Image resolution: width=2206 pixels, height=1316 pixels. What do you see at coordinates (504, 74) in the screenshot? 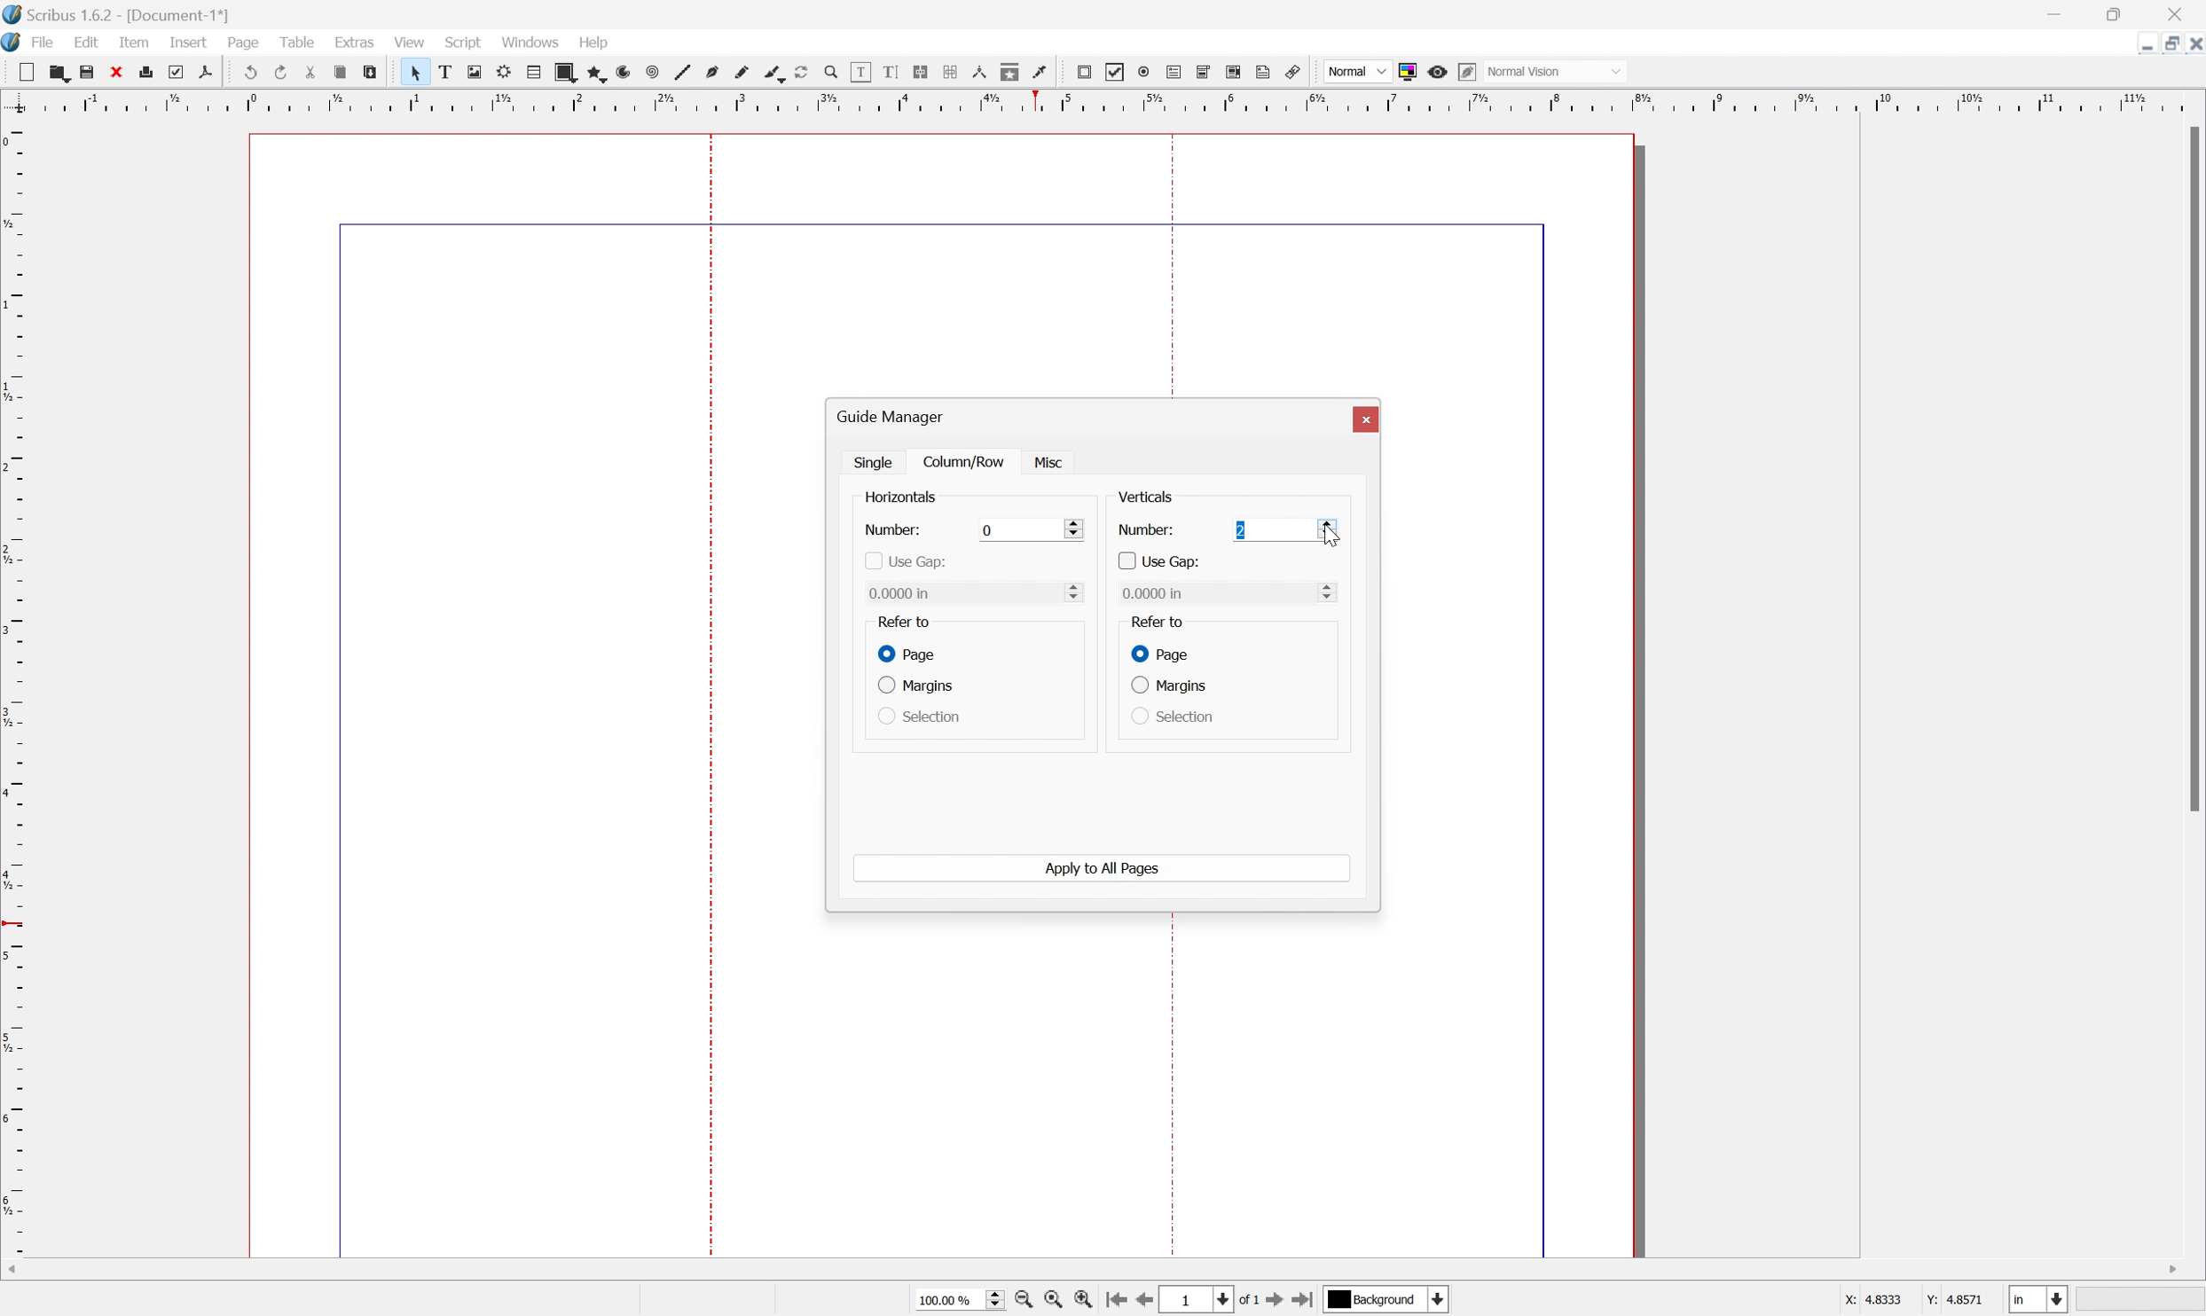
I see `render frame` at bounding box center [504, 74].